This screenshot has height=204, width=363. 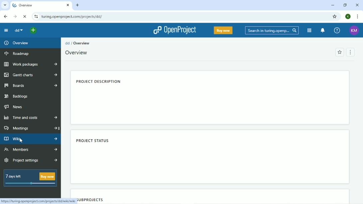 I want to click on Wiki, so click(x=31, y=139).